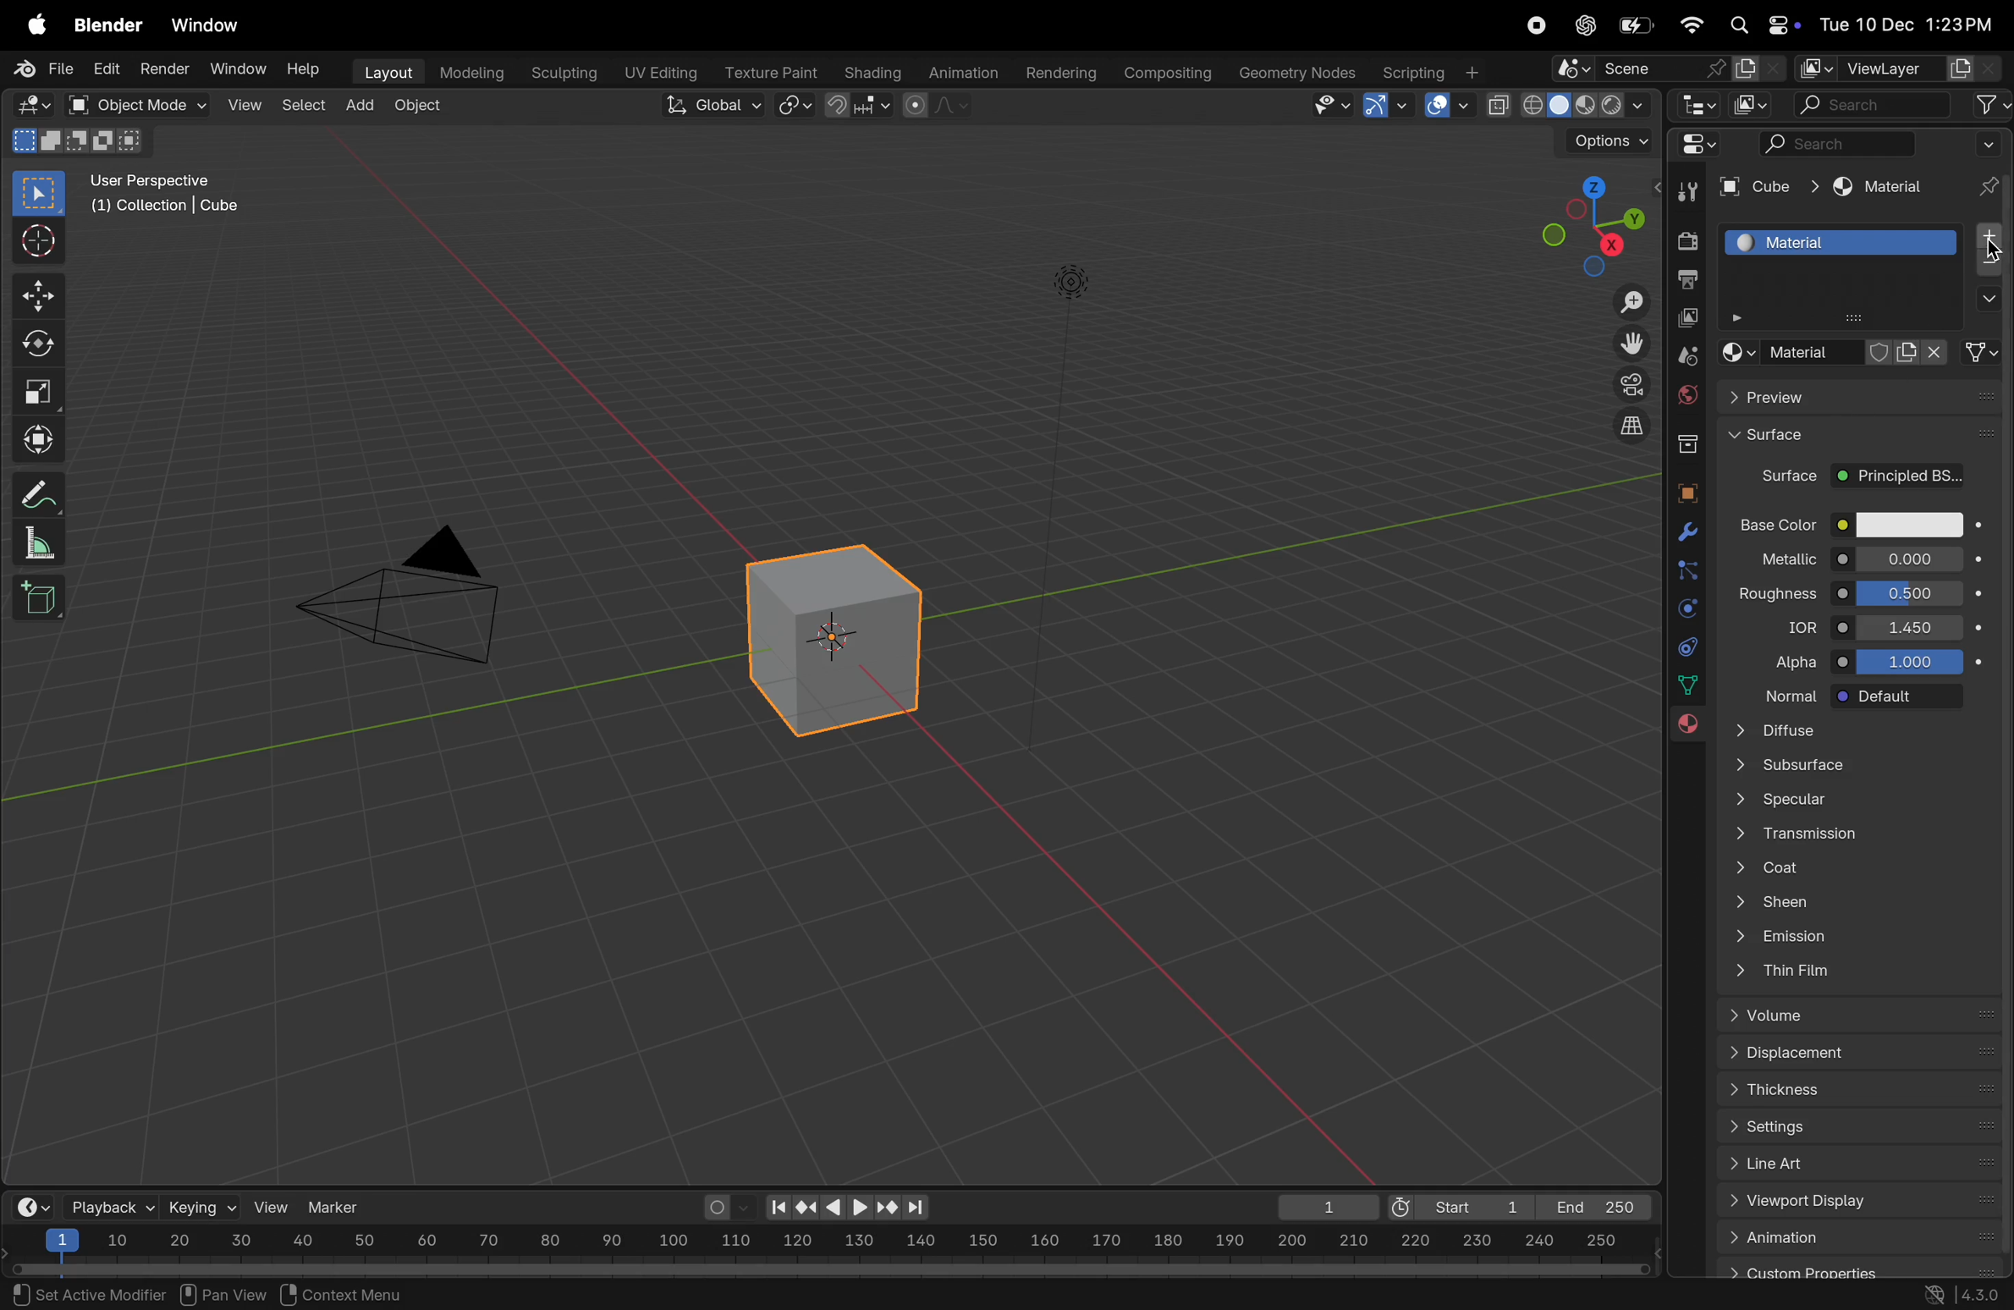 Image resolution: width=2014 pixels, height=1310 pixels. Describe the element at coordinates (102, 70) in the screenshot. I see `edit` at that location.